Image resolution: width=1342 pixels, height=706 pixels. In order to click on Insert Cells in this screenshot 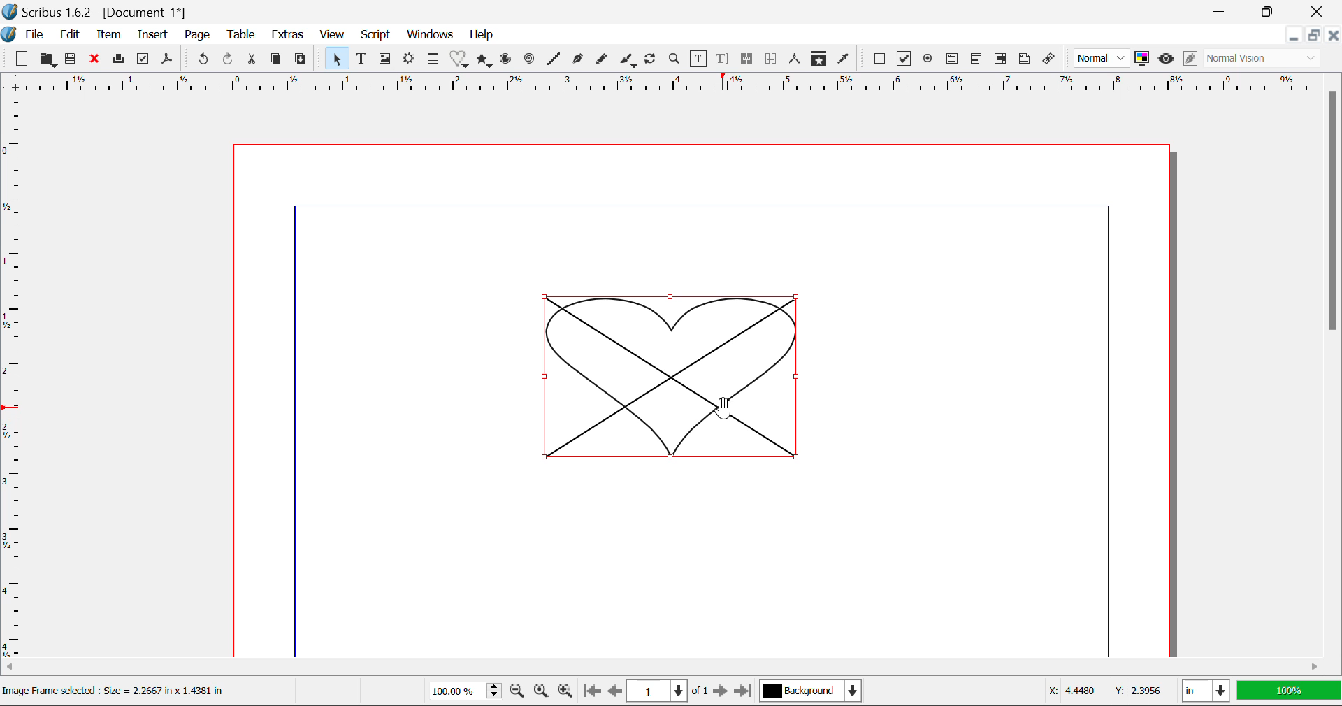, I will do `click(432, 61)`.